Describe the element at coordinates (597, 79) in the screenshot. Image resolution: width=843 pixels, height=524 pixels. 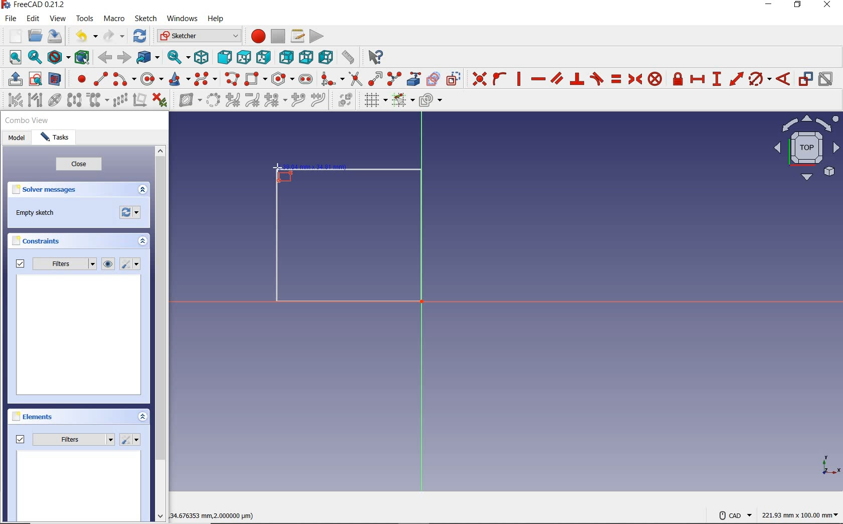
I see `constrain tangent` at that location.